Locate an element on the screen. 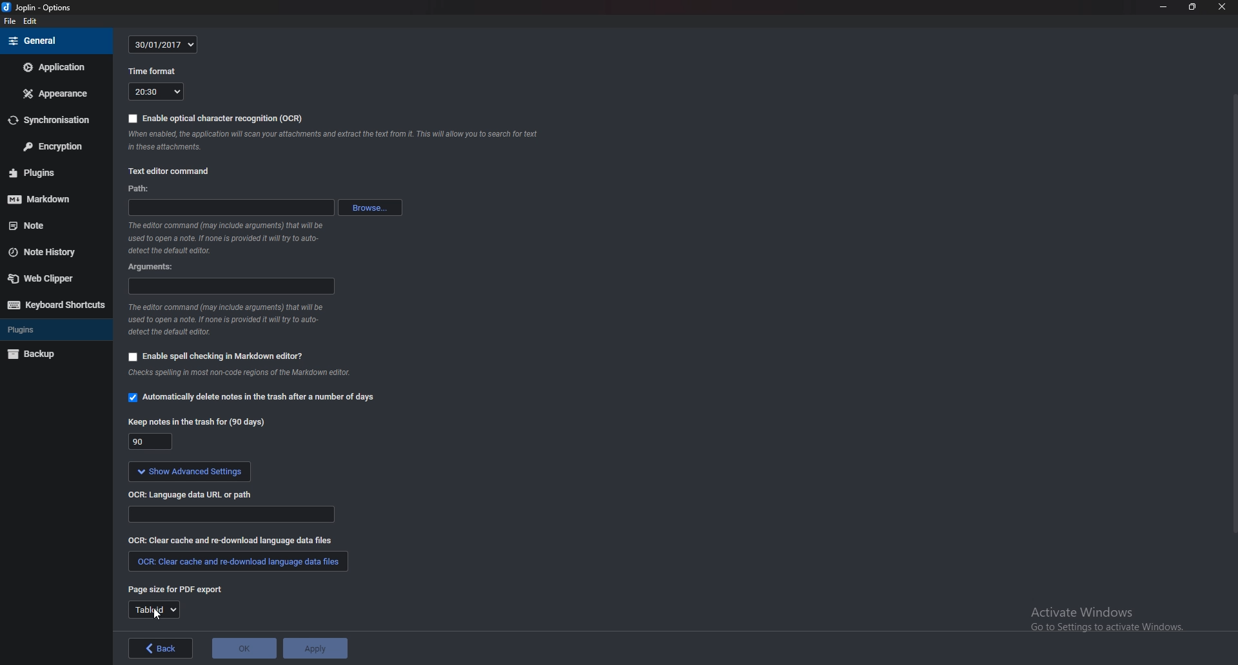 The image size is (1238, 665). enable spell checking is located at coordinates (231, 354).